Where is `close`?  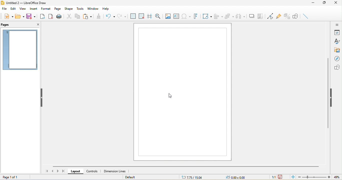
close is located at coordinates (336, 3).